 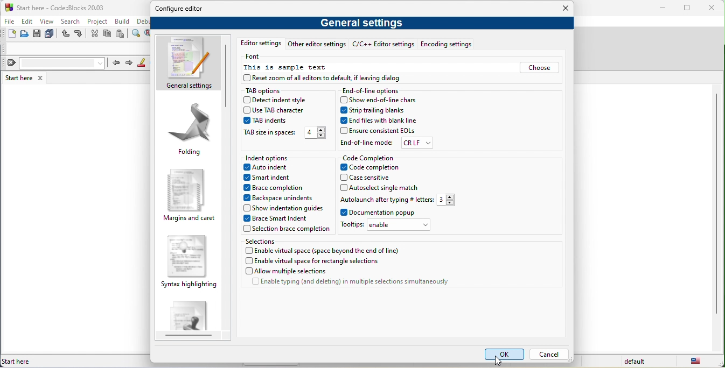 I want to click on code completion, so click(x=377, y=167).